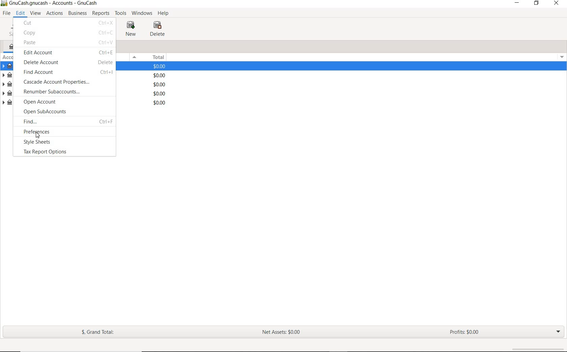  What do you see at coordinates (132, 29) in the screenshot?
I see `NEW` at bounding box center [132, 29].